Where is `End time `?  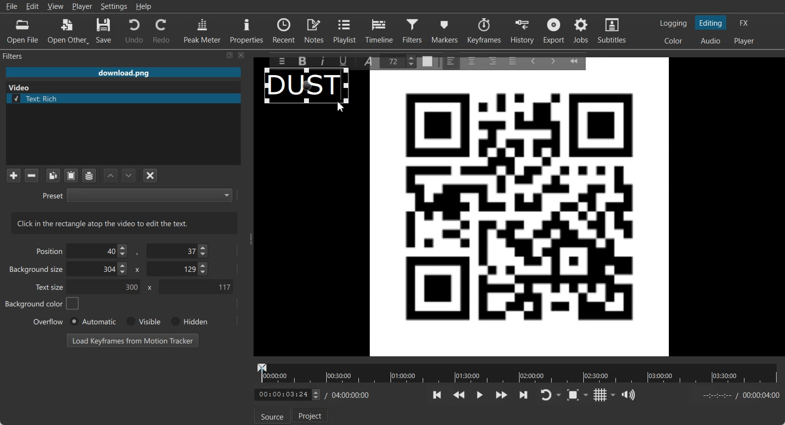
End time  is located at coordinates (739, 395).